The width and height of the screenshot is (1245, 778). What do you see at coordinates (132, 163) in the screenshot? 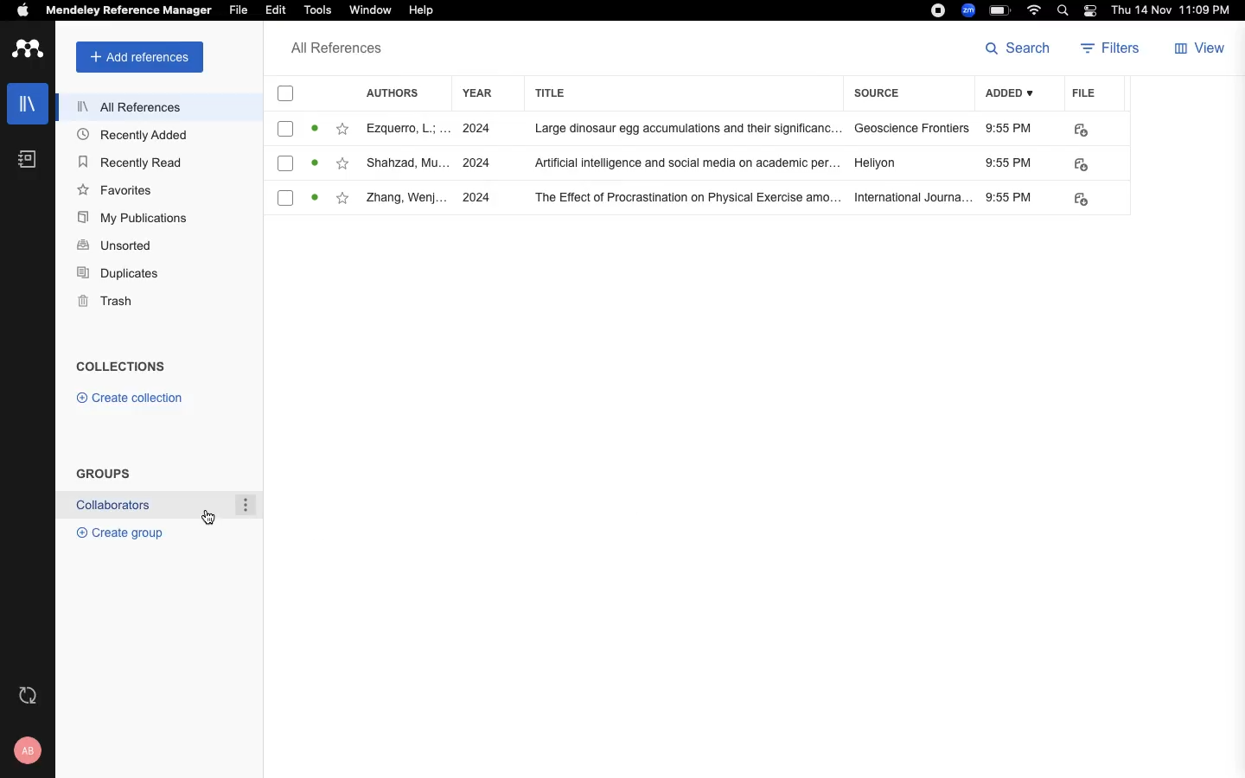
I see `Recently Read` at bounding box center [132, 163].